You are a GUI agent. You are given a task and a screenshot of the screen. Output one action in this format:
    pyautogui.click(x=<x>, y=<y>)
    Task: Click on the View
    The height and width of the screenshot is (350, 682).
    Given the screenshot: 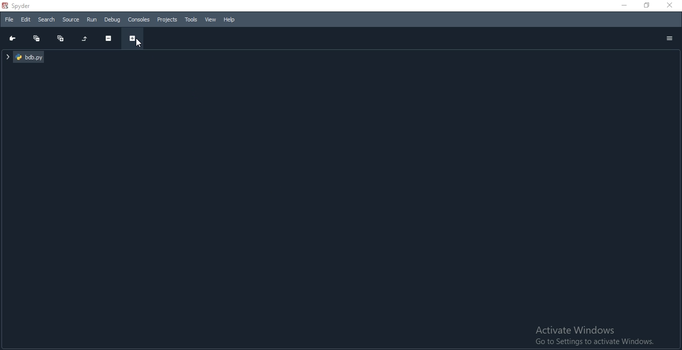 What is the action you would take?
    pyautogui.click(x=211, y=20)
    